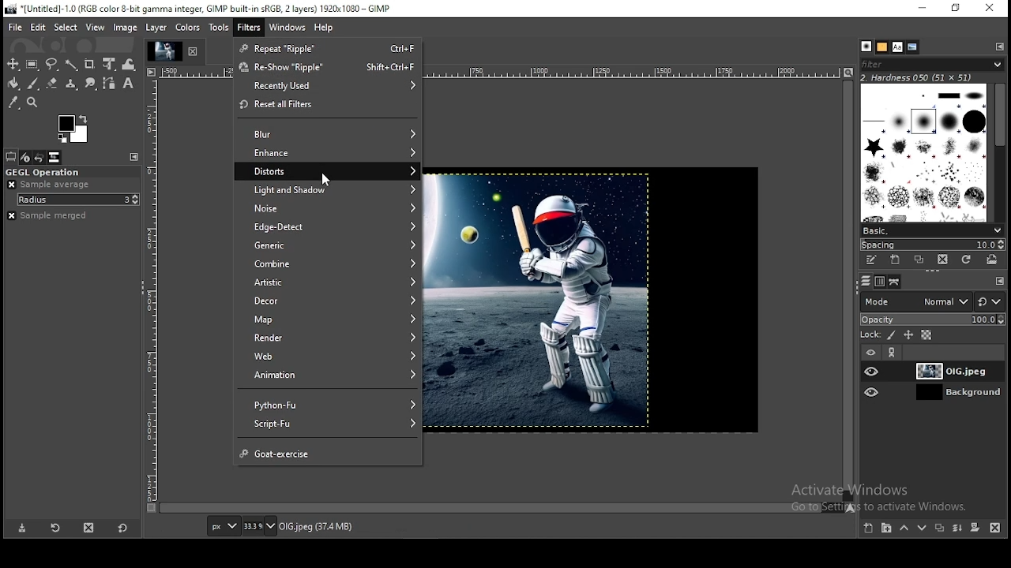 This screenshot has height=568, width=1011. Describe the element at coordinates (873, 391) in the screenshot. I see `layer visibility` at that location.